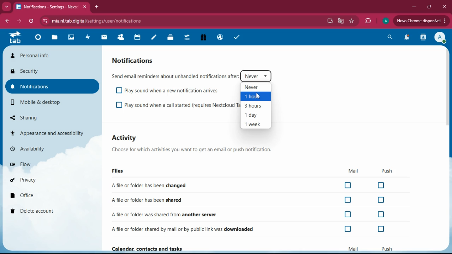  I want to click on scroll, so click(448, 102).